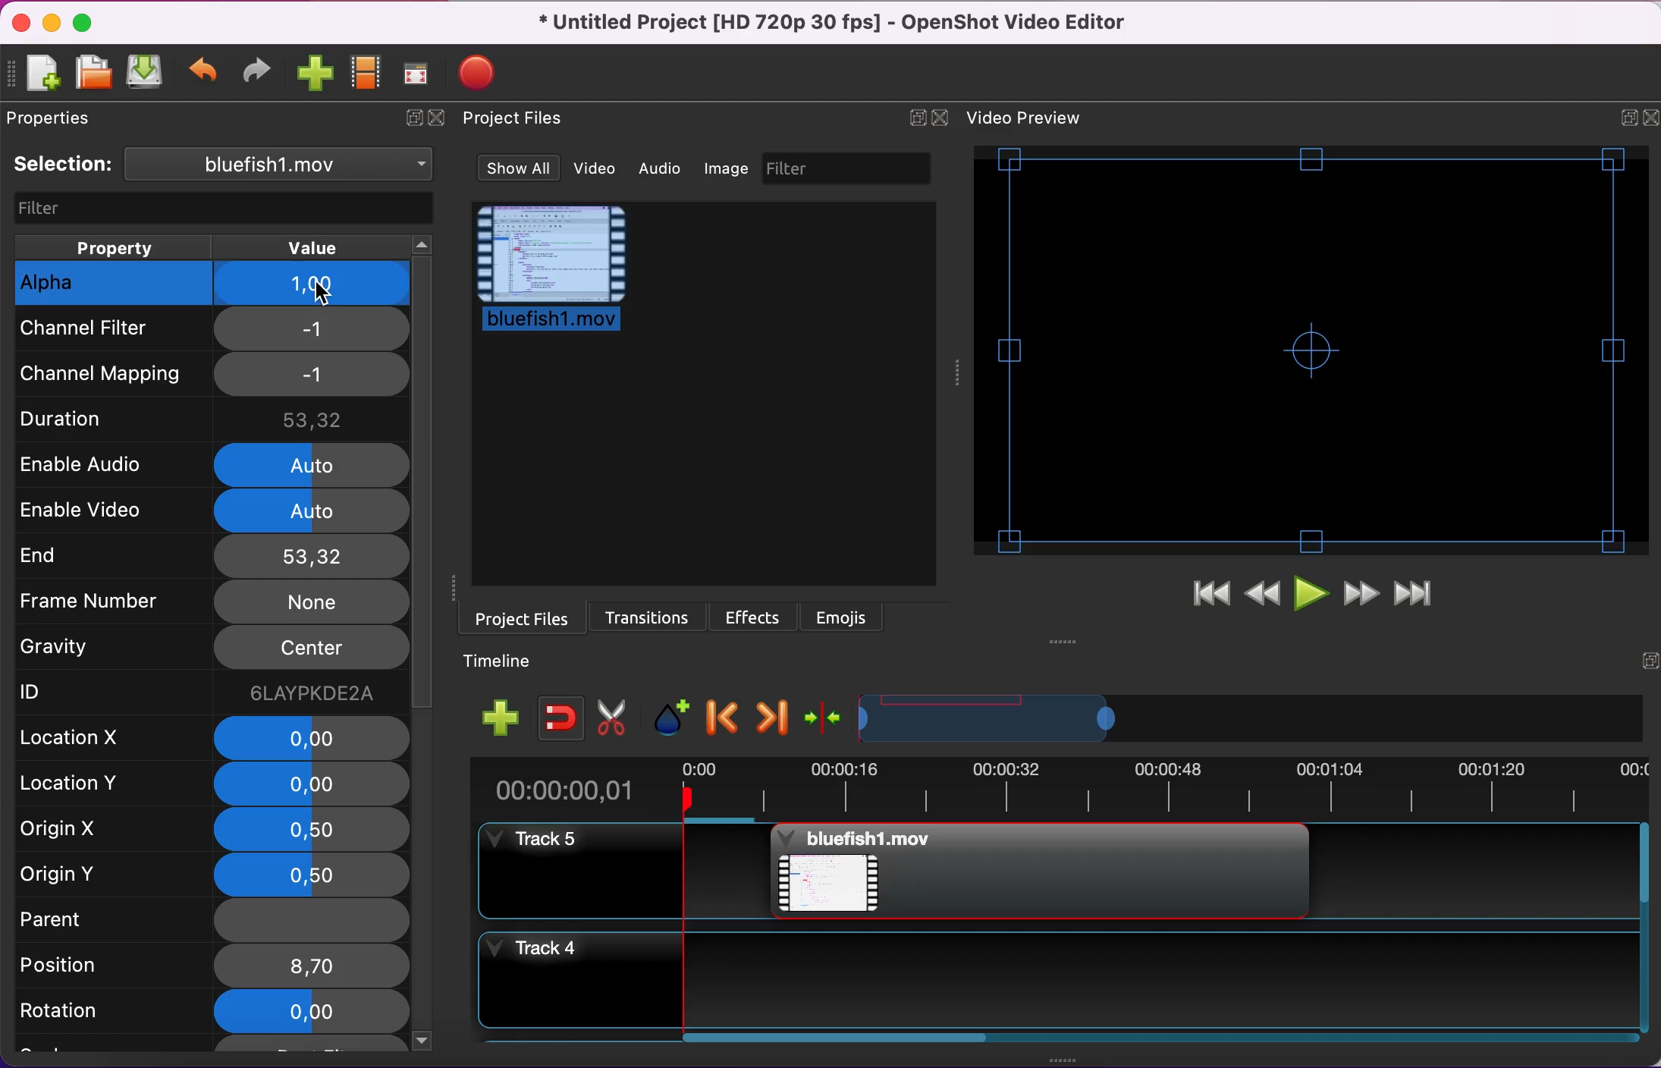 The image size is (1661, 1068). I want to click on open project, so click(93, 79).